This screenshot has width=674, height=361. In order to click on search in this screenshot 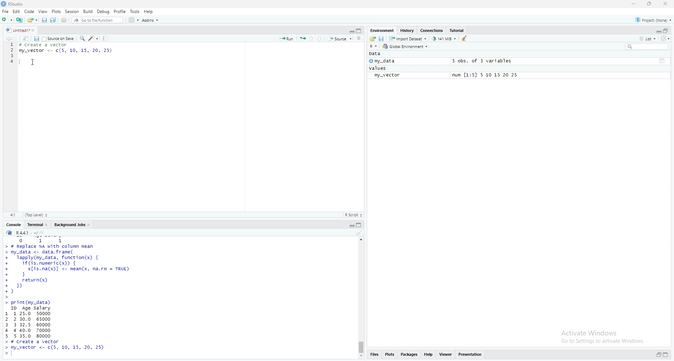, I will do `click(646, 47)`.